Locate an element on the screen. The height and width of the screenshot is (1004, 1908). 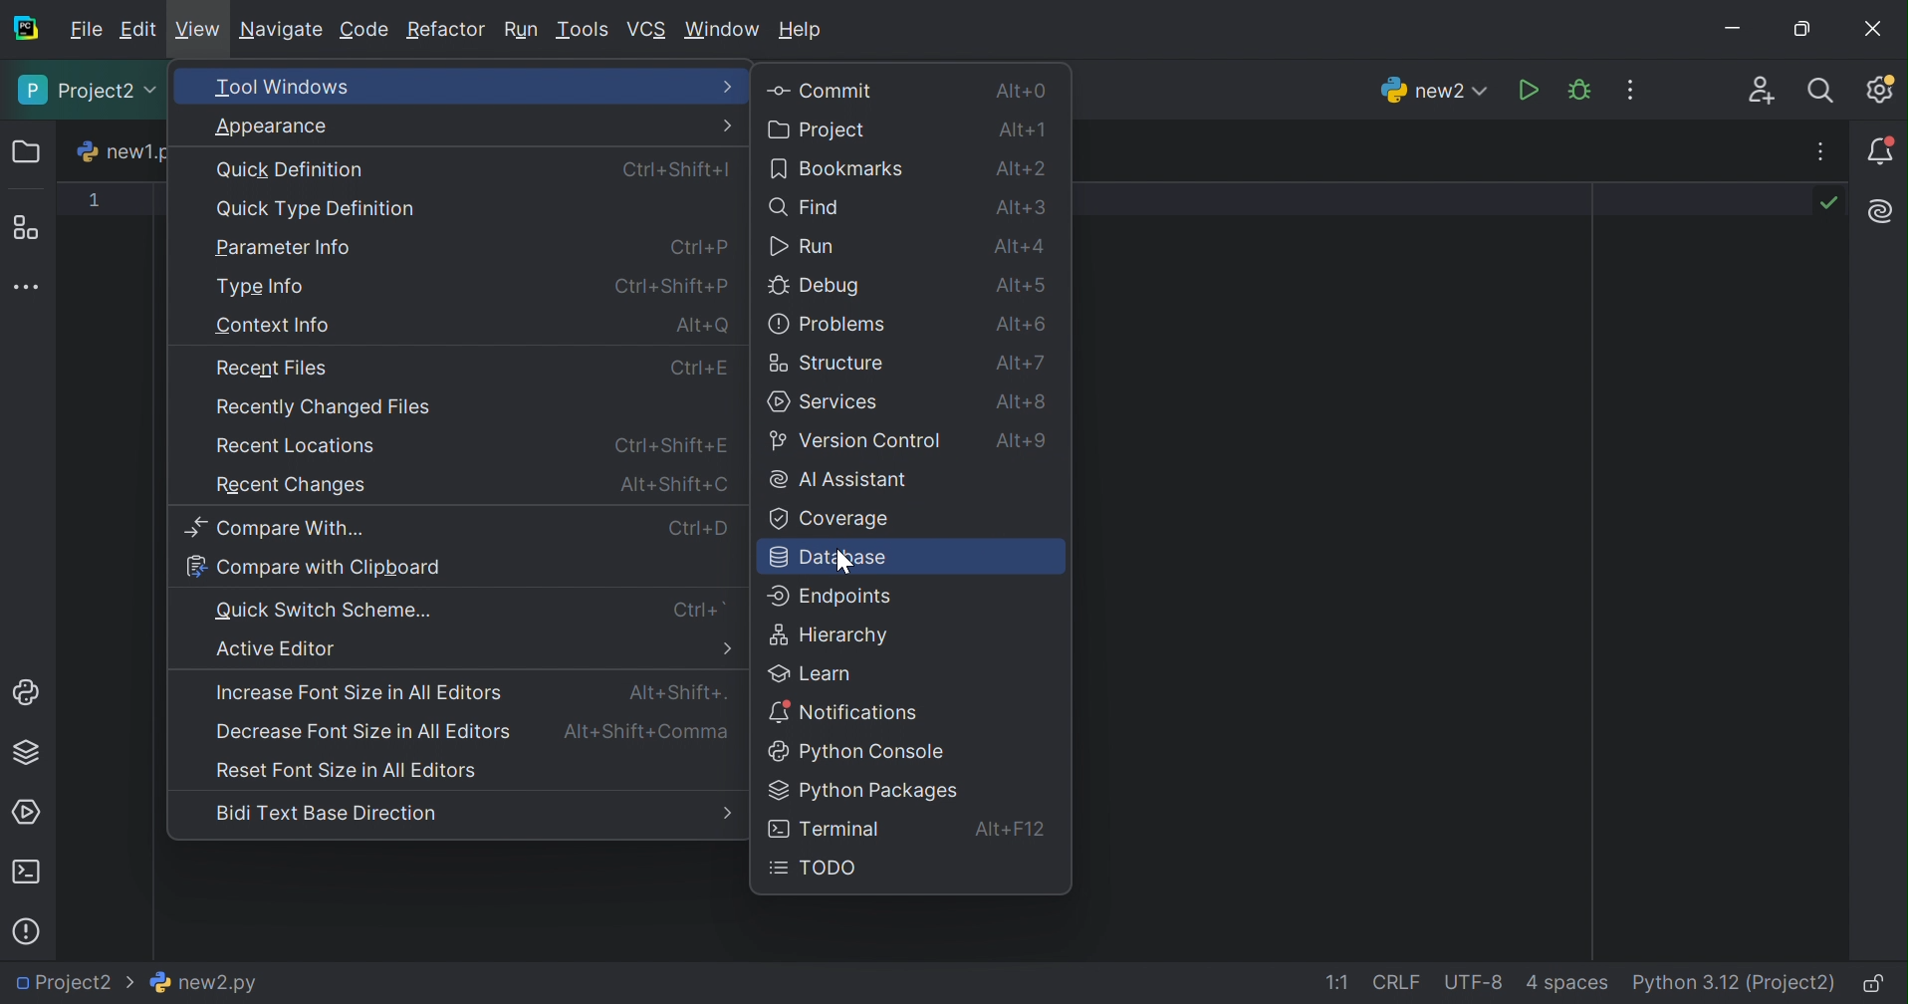
More actions is located at coordinates (1623, 91).